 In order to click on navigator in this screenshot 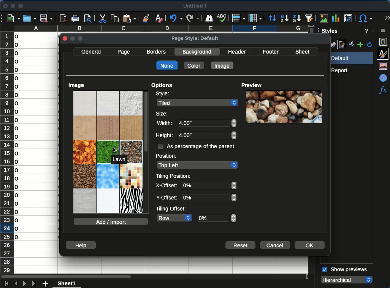, I will do `click(383, 78)`.